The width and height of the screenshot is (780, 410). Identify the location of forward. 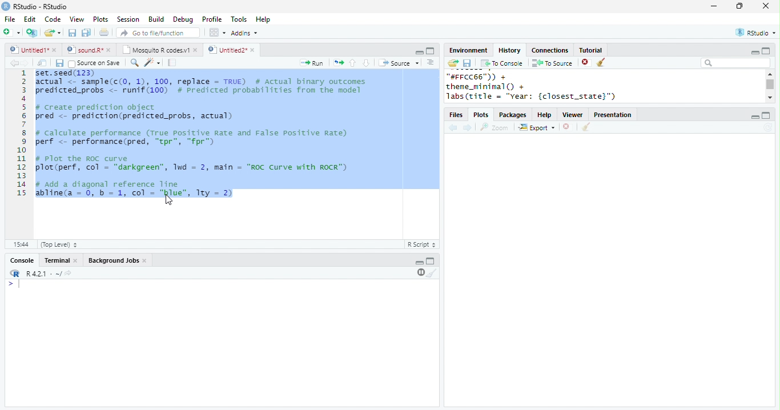
(25, 63).